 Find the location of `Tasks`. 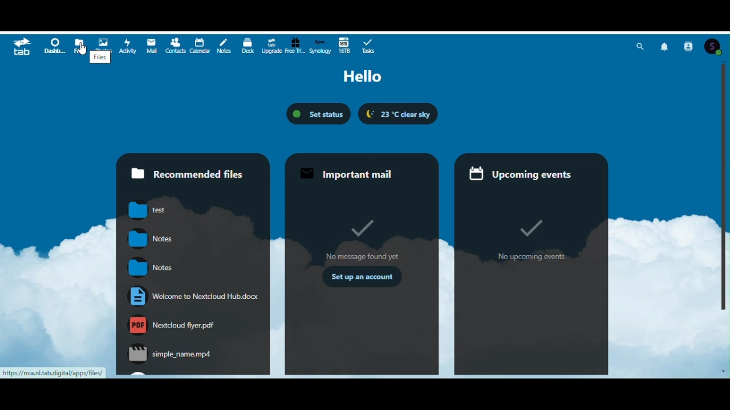

Tasks is located at coordinates (369, 47).